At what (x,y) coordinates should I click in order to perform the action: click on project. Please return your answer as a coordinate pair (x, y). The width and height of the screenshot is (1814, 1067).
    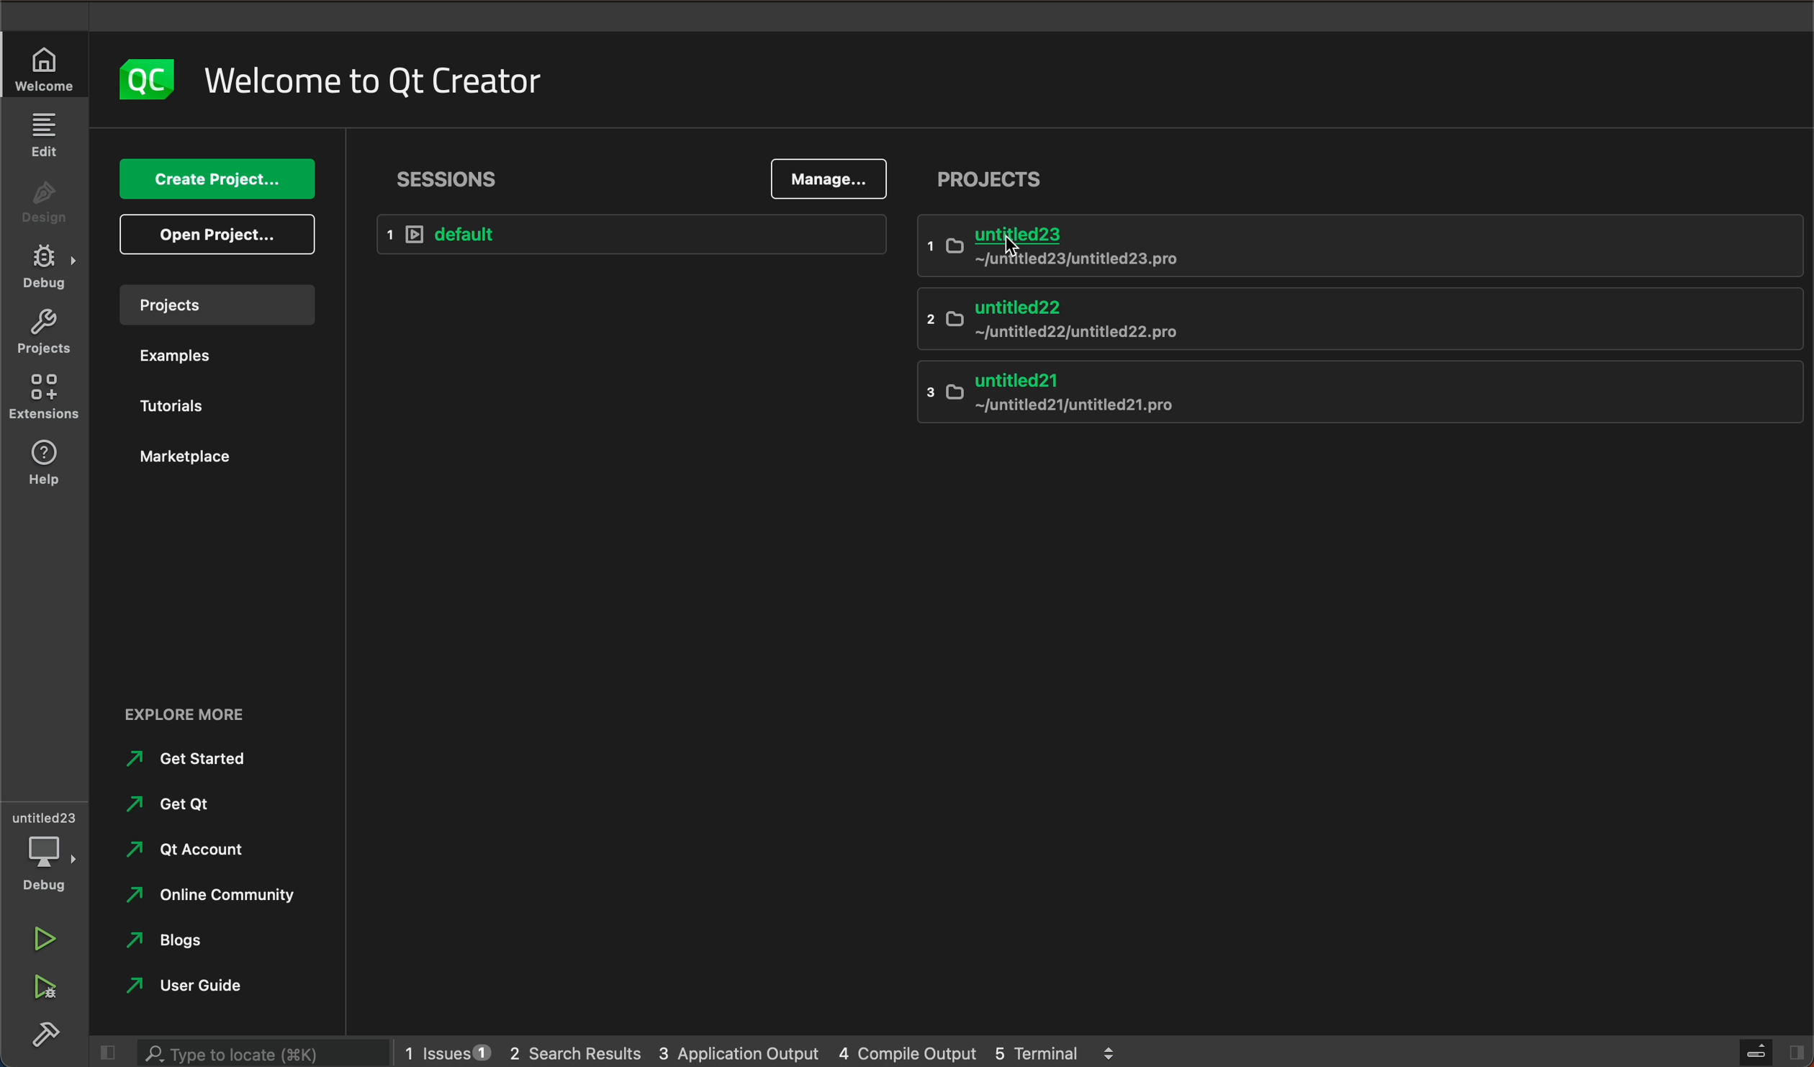
    Looking at the image, I should click on (995, 181).